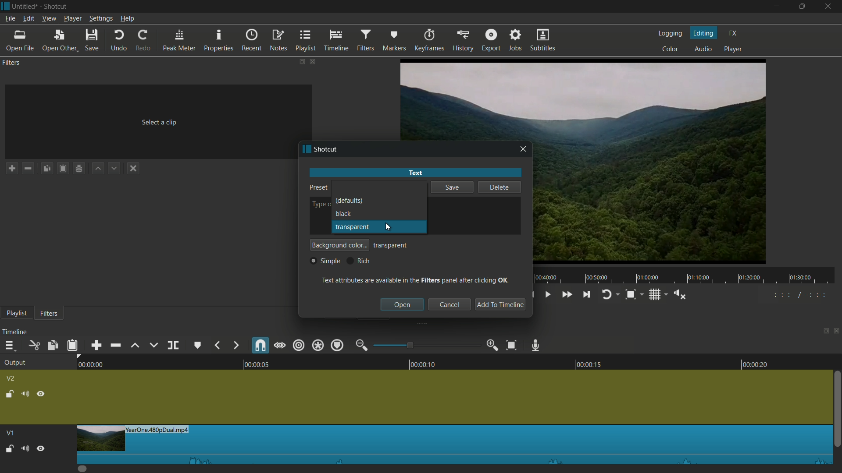 The image size is (842, 473). I want to click on Pause, so click(41, 448).